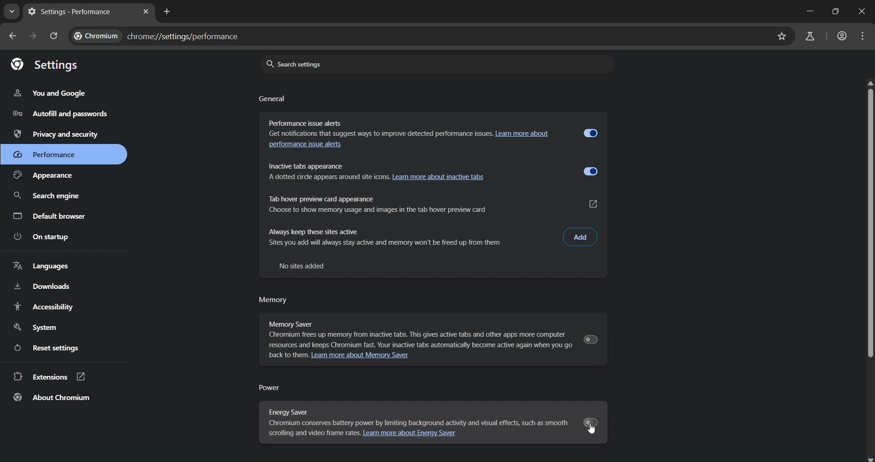 The width and height of the screenshot is (875, 462). I want to click on cursor, so click(593, 430).